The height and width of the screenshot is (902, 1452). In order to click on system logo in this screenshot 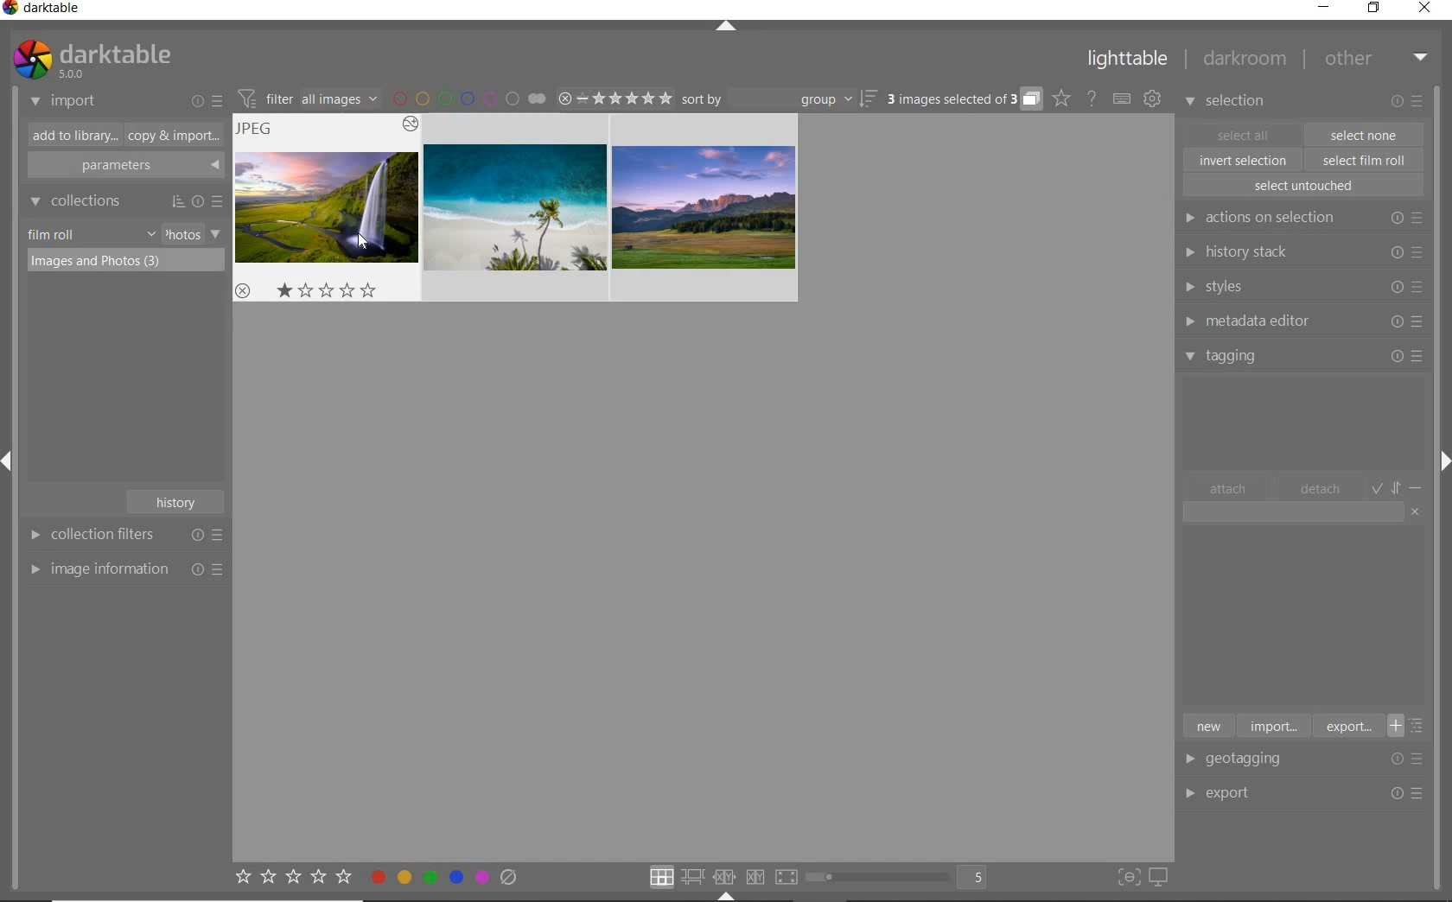, I will do `click(91, 60)`.